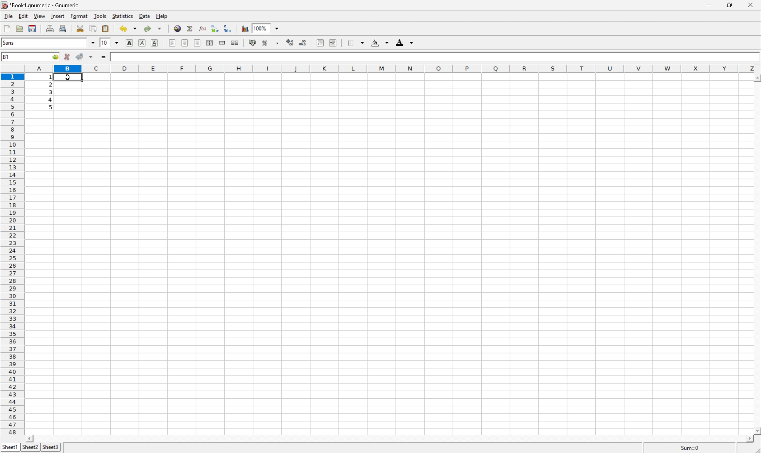 The image size is (761, 453). What do you see at coordinates (116, 42) in the screenshot?
I see `Drop Down` at bounding box center [116, 42].